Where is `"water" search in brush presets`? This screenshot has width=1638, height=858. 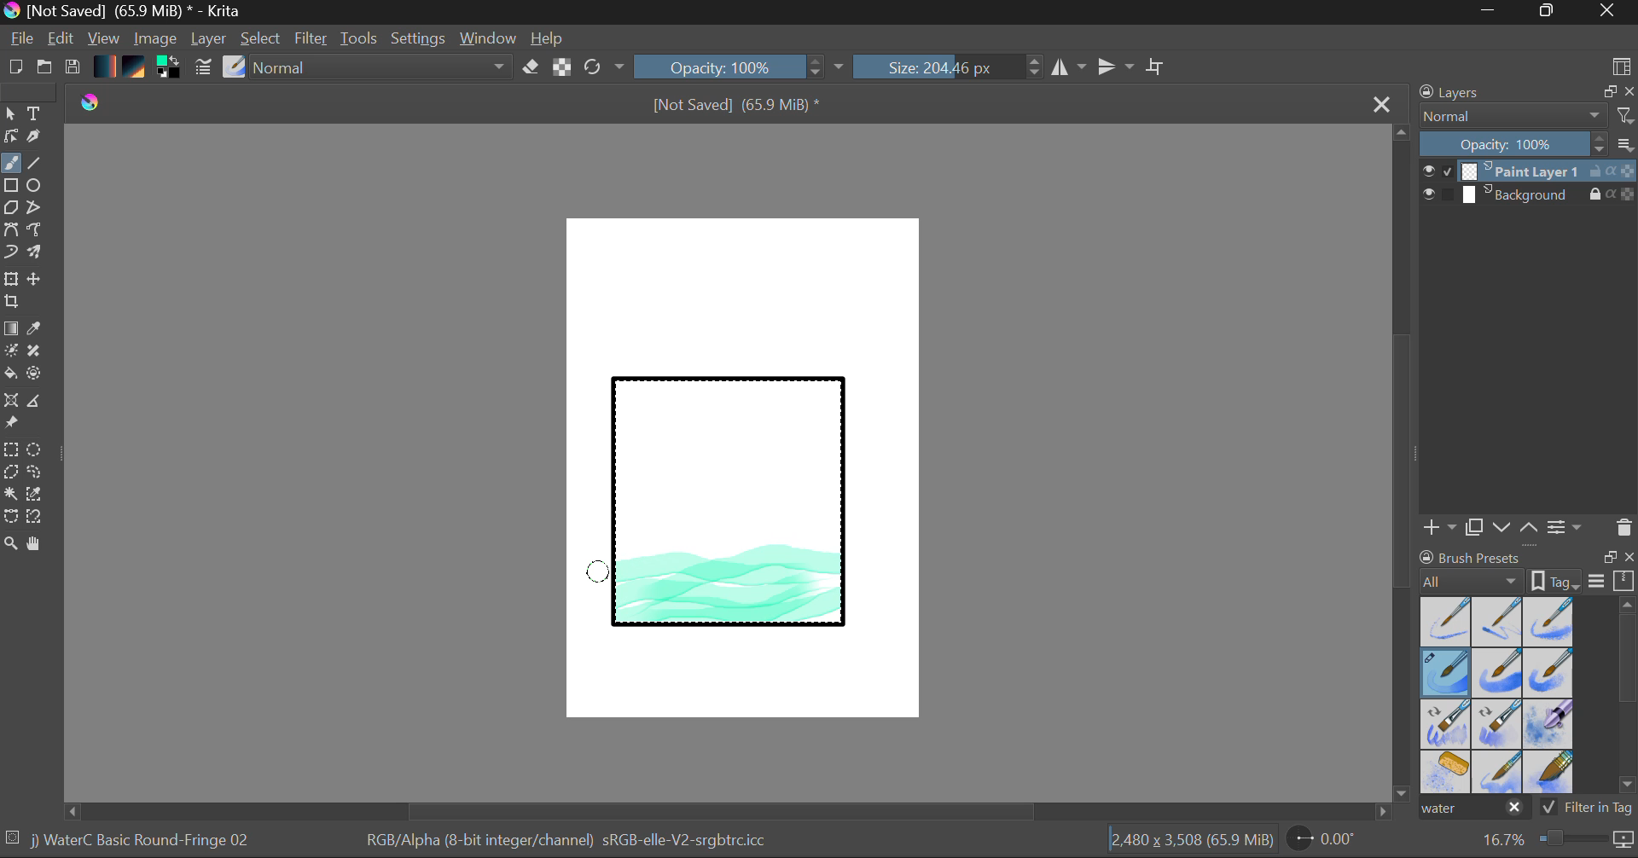 "water" search in brush presets is located at coordinates (1472, 811).